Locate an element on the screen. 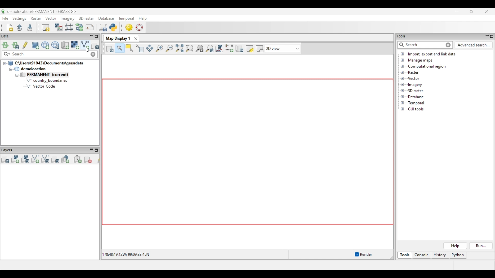 The width and height of the screenshot is (495, 278). Tools, current selection is located at coordinates (405, 255).